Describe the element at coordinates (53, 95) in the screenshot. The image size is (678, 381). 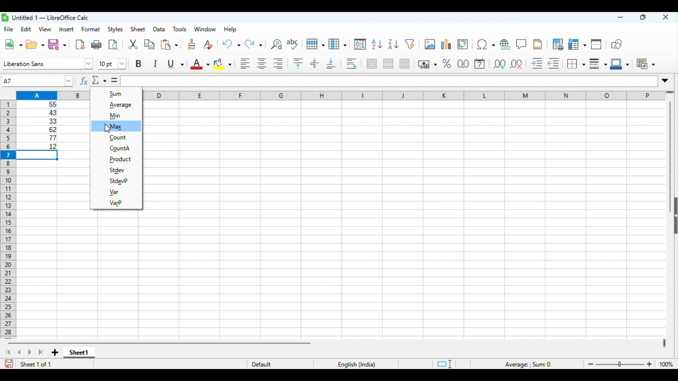
I see `column headings` at that location.